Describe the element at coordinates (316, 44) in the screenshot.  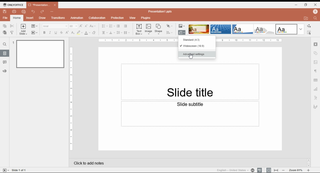
I see `slide settings` at that location.